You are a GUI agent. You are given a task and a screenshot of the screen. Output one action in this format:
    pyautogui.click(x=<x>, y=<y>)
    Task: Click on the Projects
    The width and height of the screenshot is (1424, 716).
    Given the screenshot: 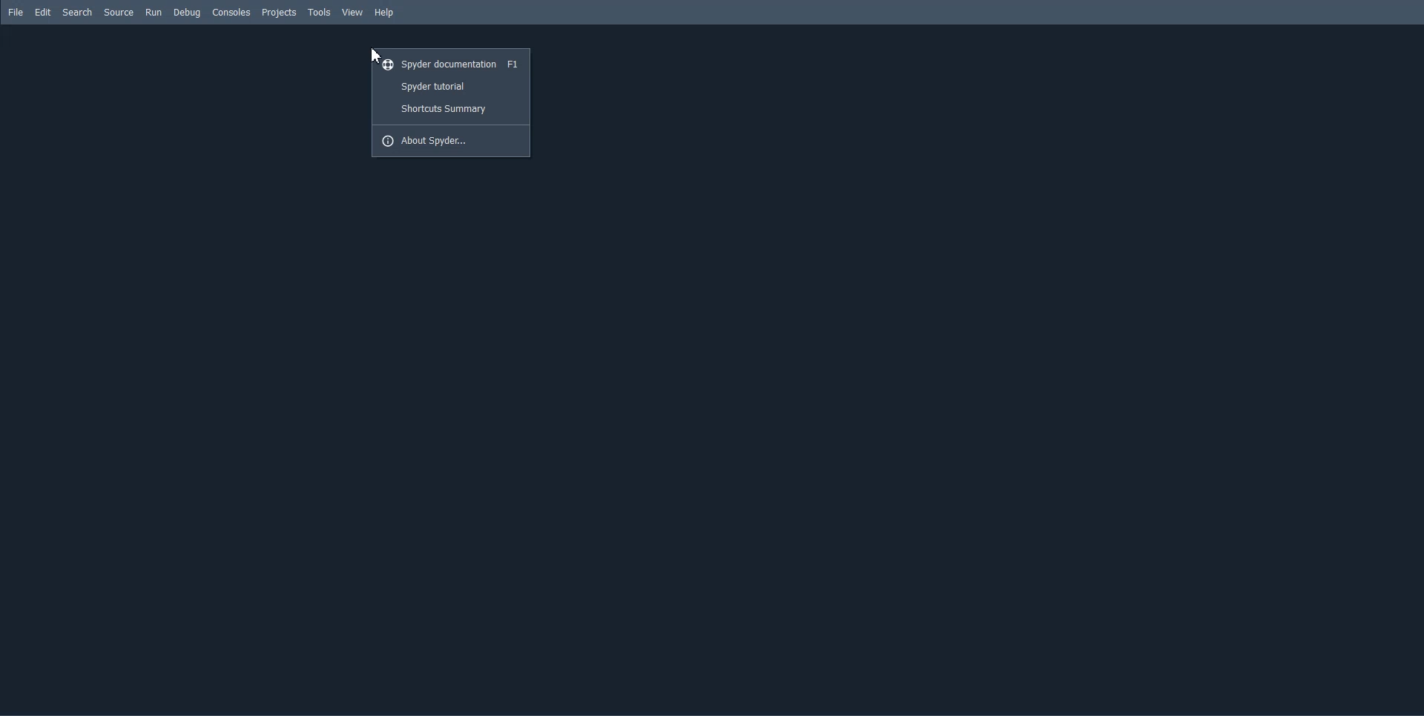 What is the action you would take?
    pyautogui.click(x=280, y=12)
    